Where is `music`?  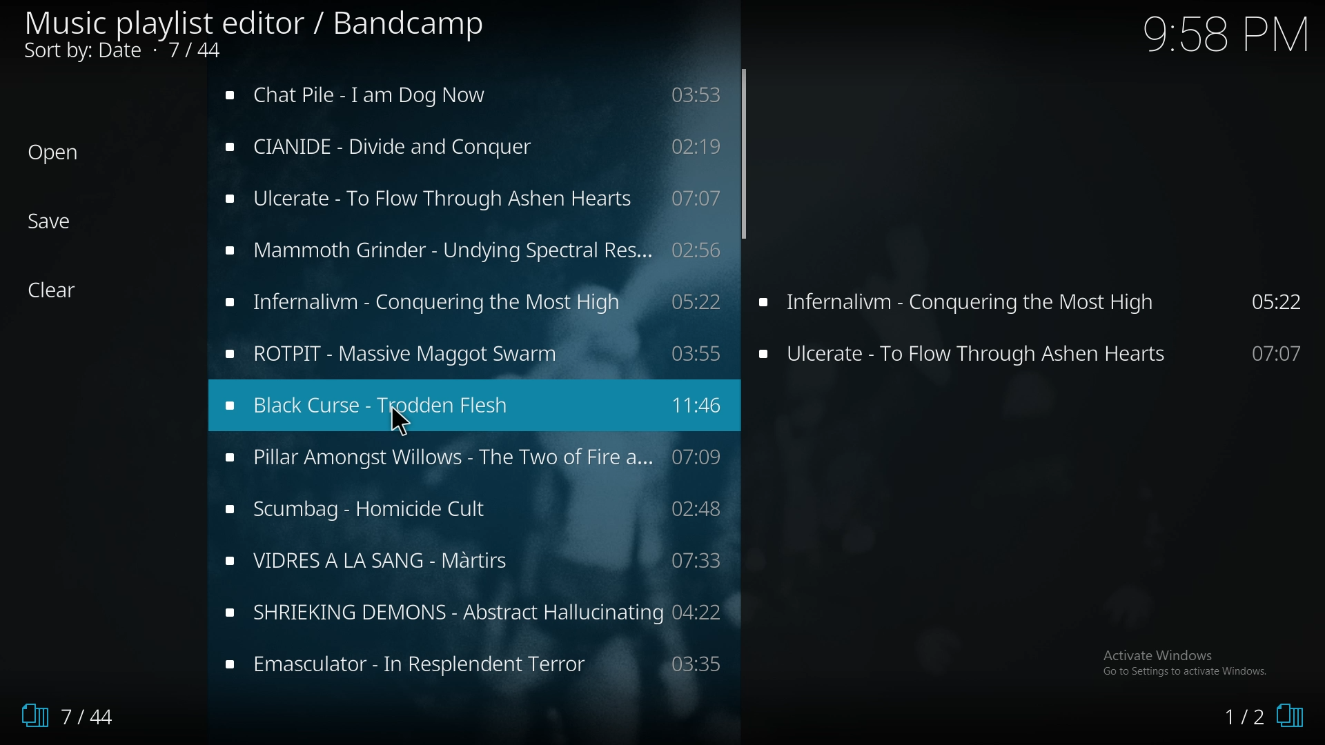 music is located at coordinates (474, 199).